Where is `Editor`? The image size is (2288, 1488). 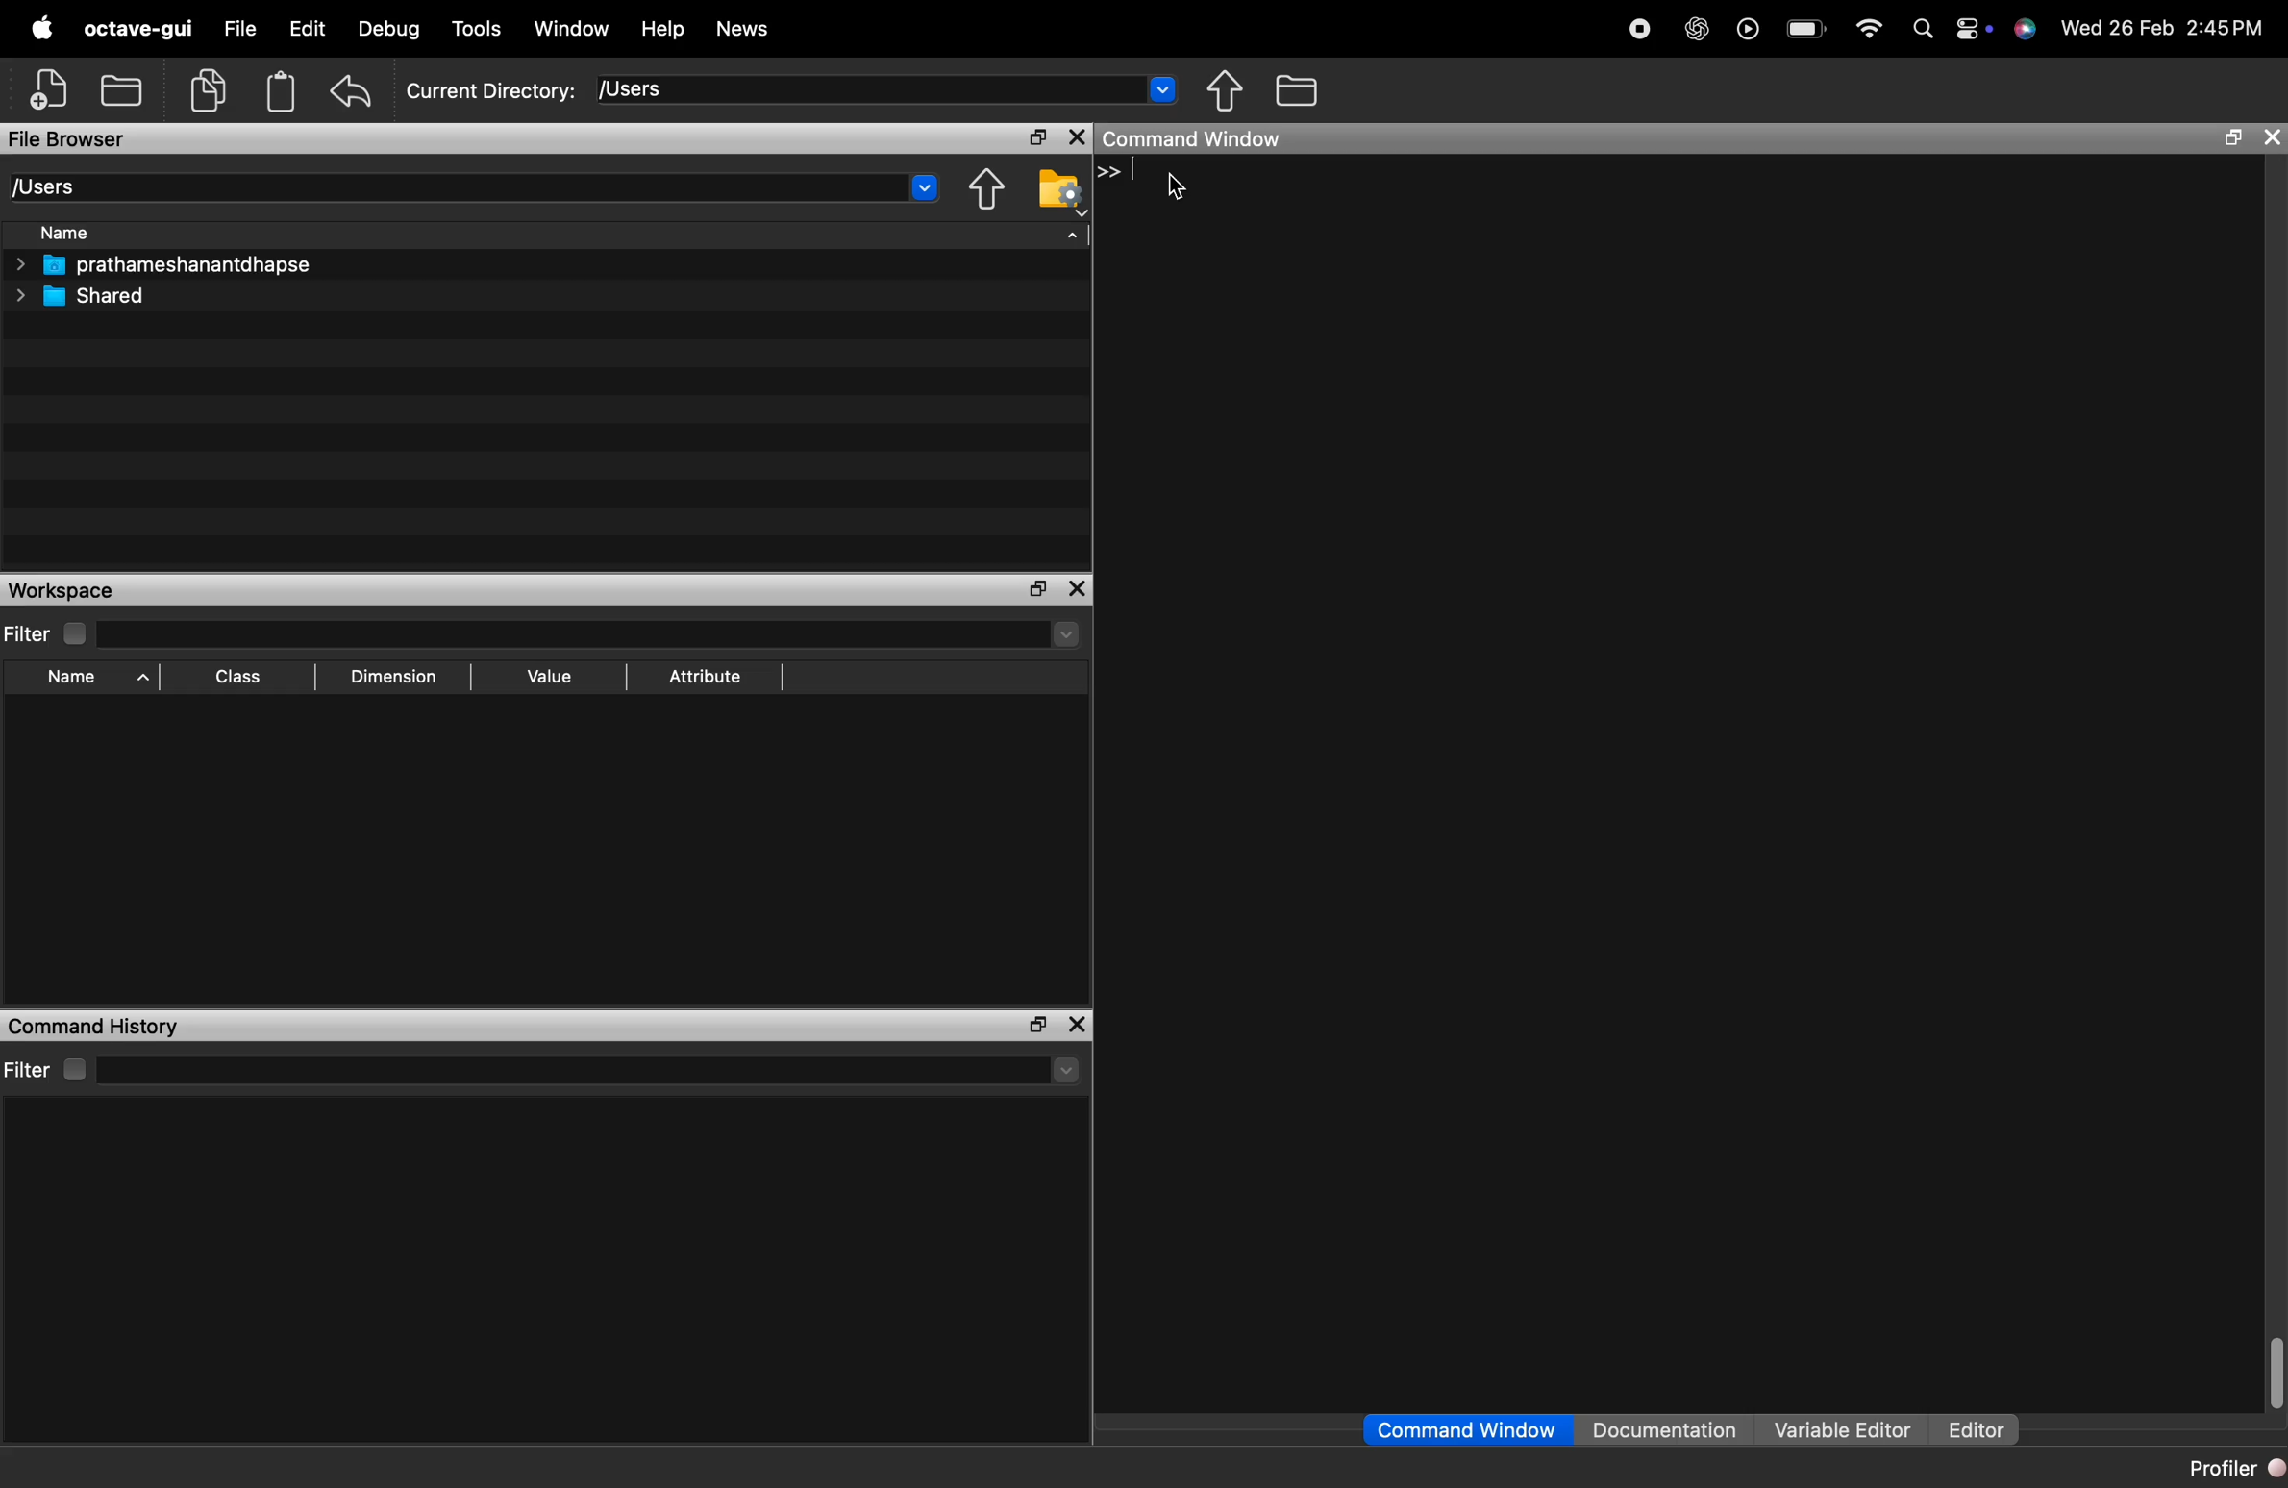 Editor is located at coordinates (1971, 1421).